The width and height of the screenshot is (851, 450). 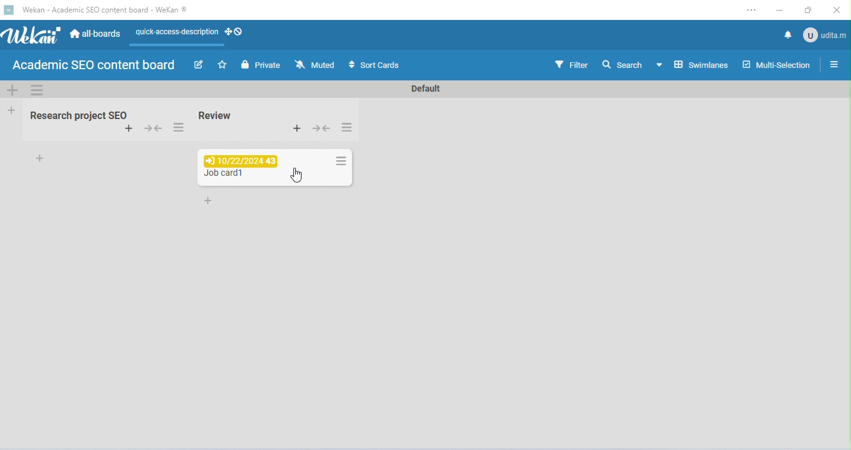 What do you see at coordinates (42, 158) in the screenshot?
I see `add card to bottom of list` at bounding box center [42, 158].